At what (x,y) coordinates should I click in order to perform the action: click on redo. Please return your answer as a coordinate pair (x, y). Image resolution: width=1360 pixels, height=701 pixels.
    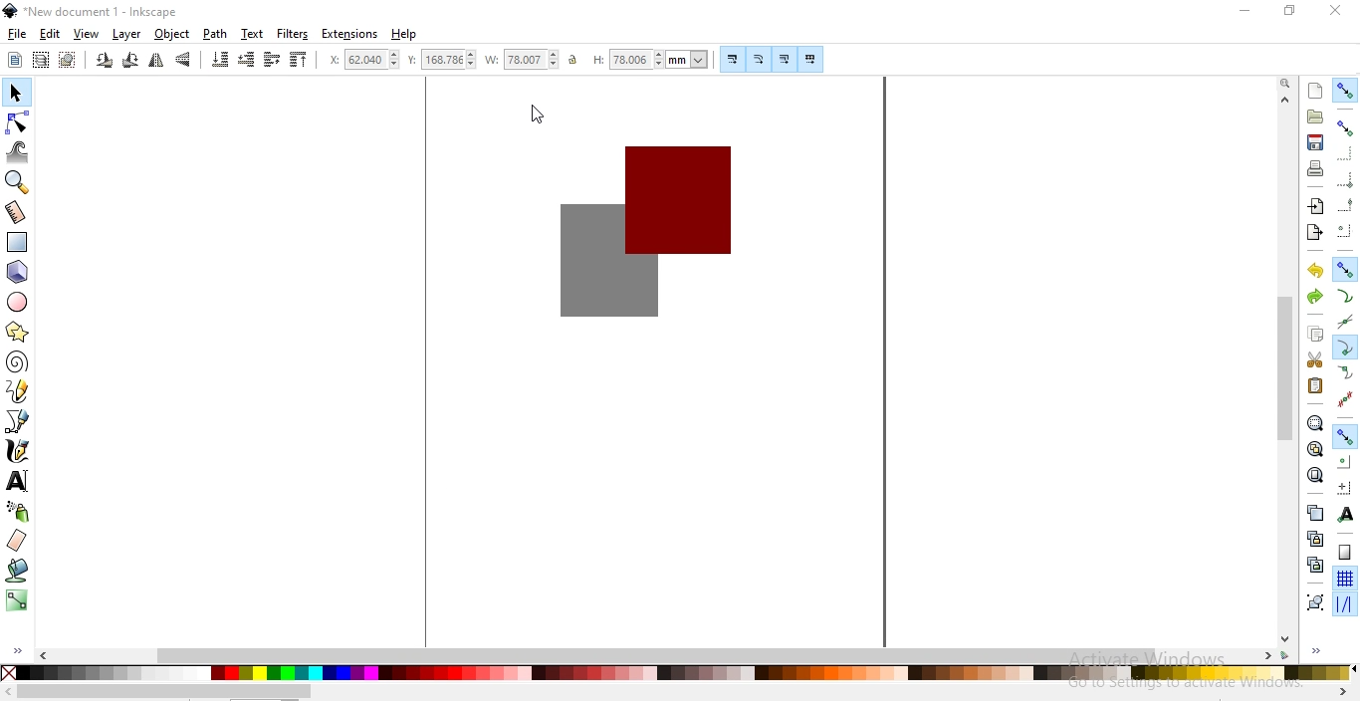
    Looking at the image, I should click on (1314, 296).